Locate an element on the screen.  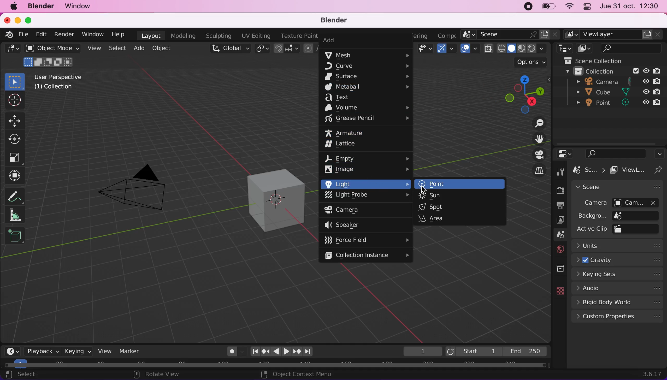
text is located at coordinates (362, 97).